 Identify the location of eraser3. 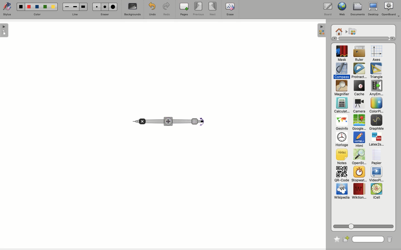
(113, 7).